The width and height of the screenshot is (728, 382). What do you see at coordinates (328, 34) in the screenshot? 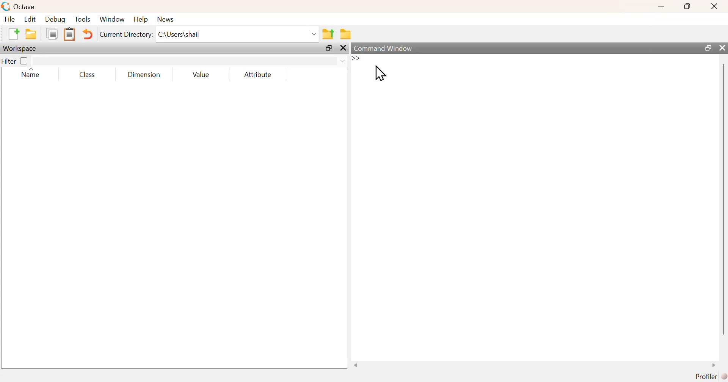
I see `Previous Folder` at bounding box center [328, 34].